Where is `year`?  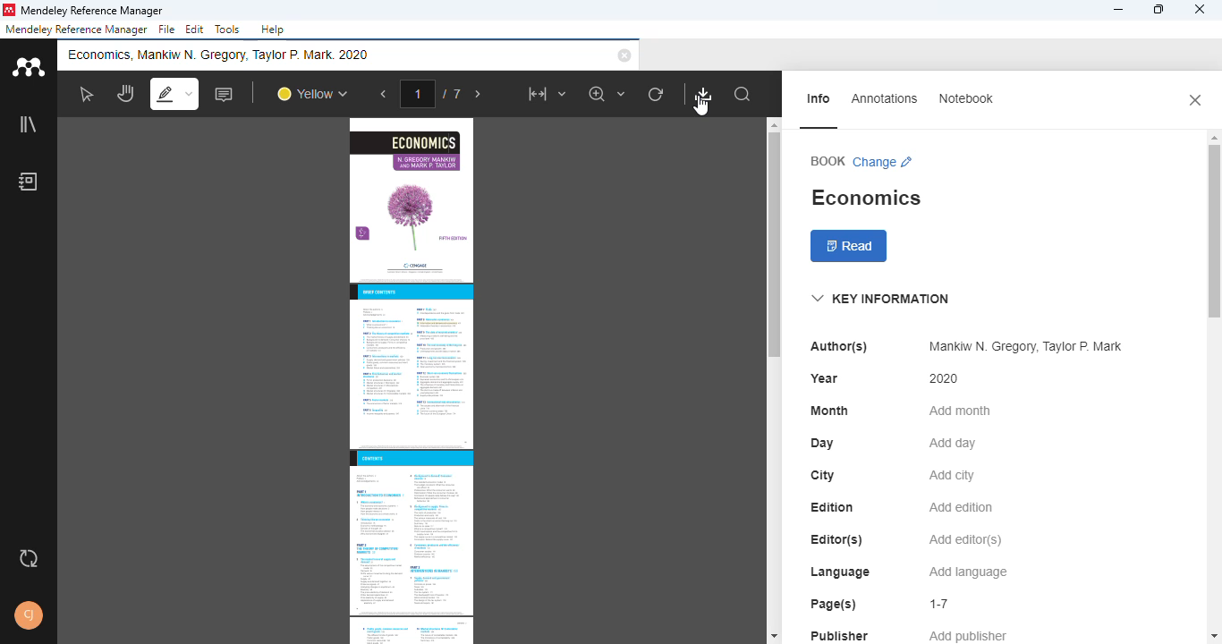 year is located at coordinates (824, 378).